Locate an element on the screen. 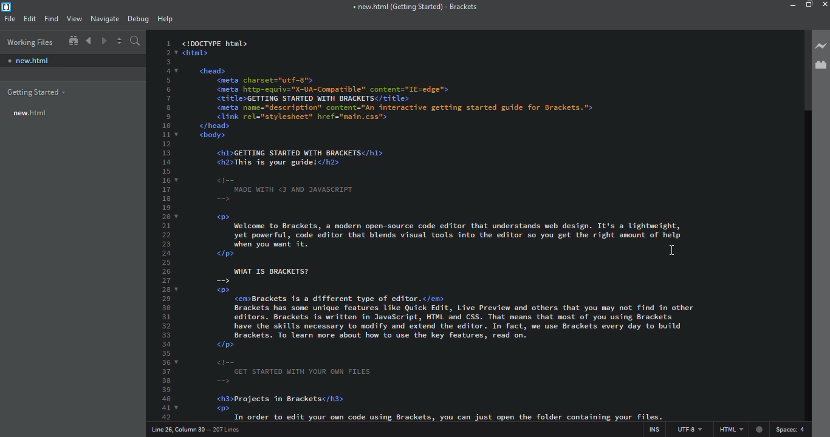 Image resolution: width=830 pixels, height=437 pixels. search is located at coordinates (135, 41).